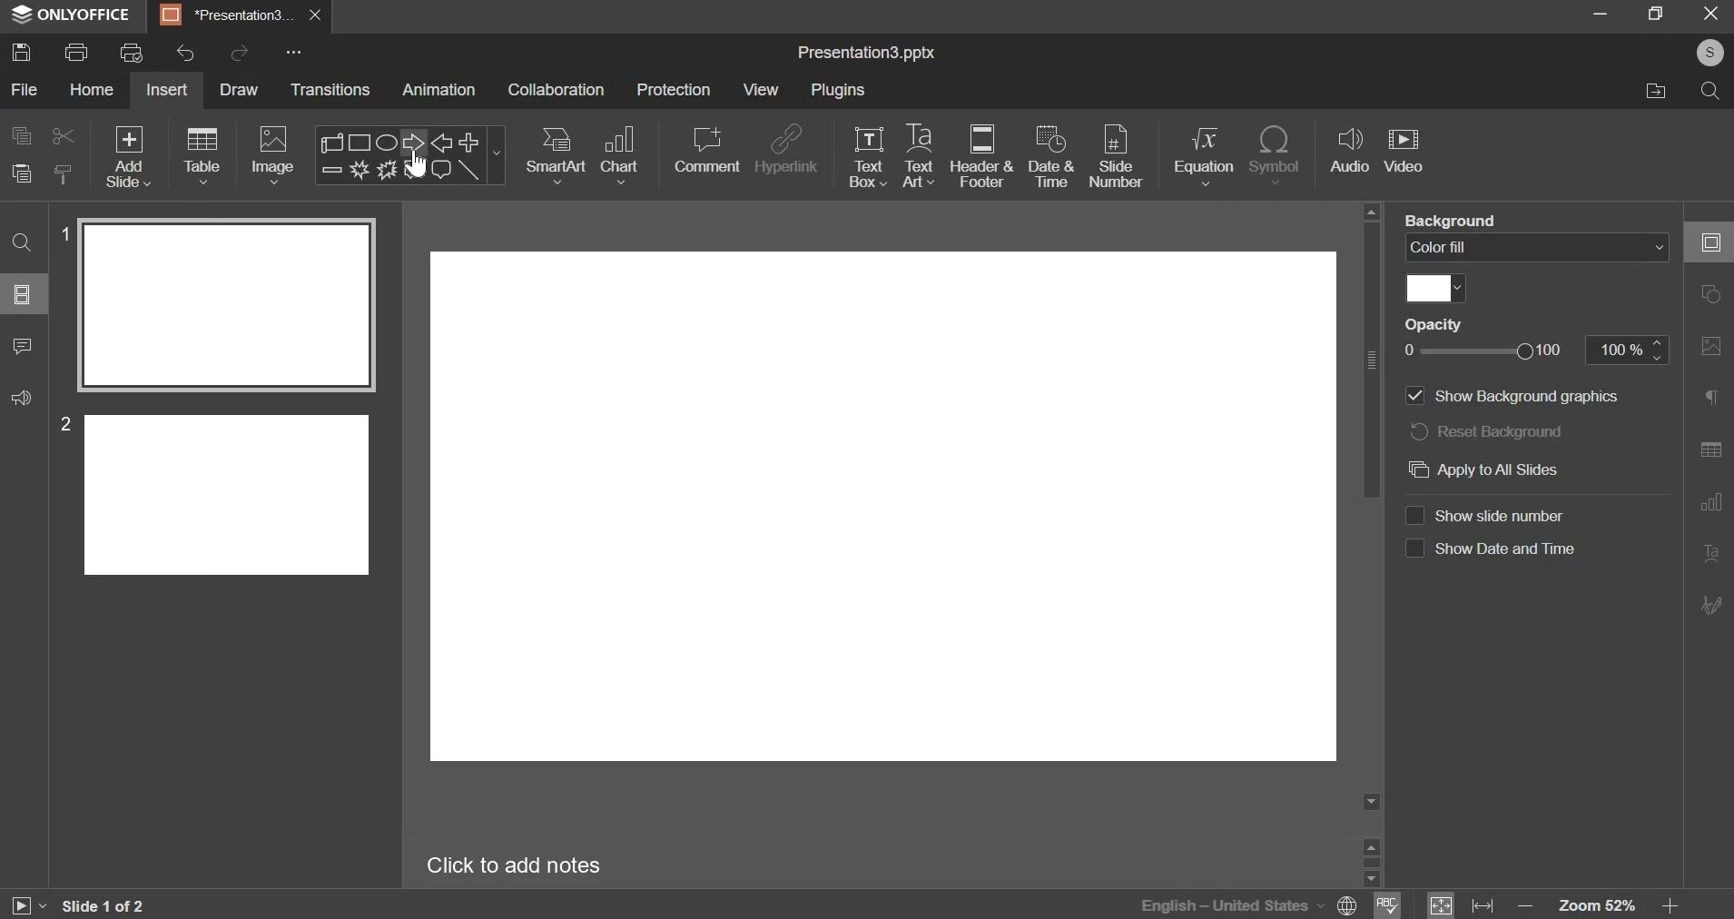 This screenshot has height=919, width=1734. What do you see at coordinates (838, 89) in the screenshot?
I see `plugins` at bounding box center [838, 89].